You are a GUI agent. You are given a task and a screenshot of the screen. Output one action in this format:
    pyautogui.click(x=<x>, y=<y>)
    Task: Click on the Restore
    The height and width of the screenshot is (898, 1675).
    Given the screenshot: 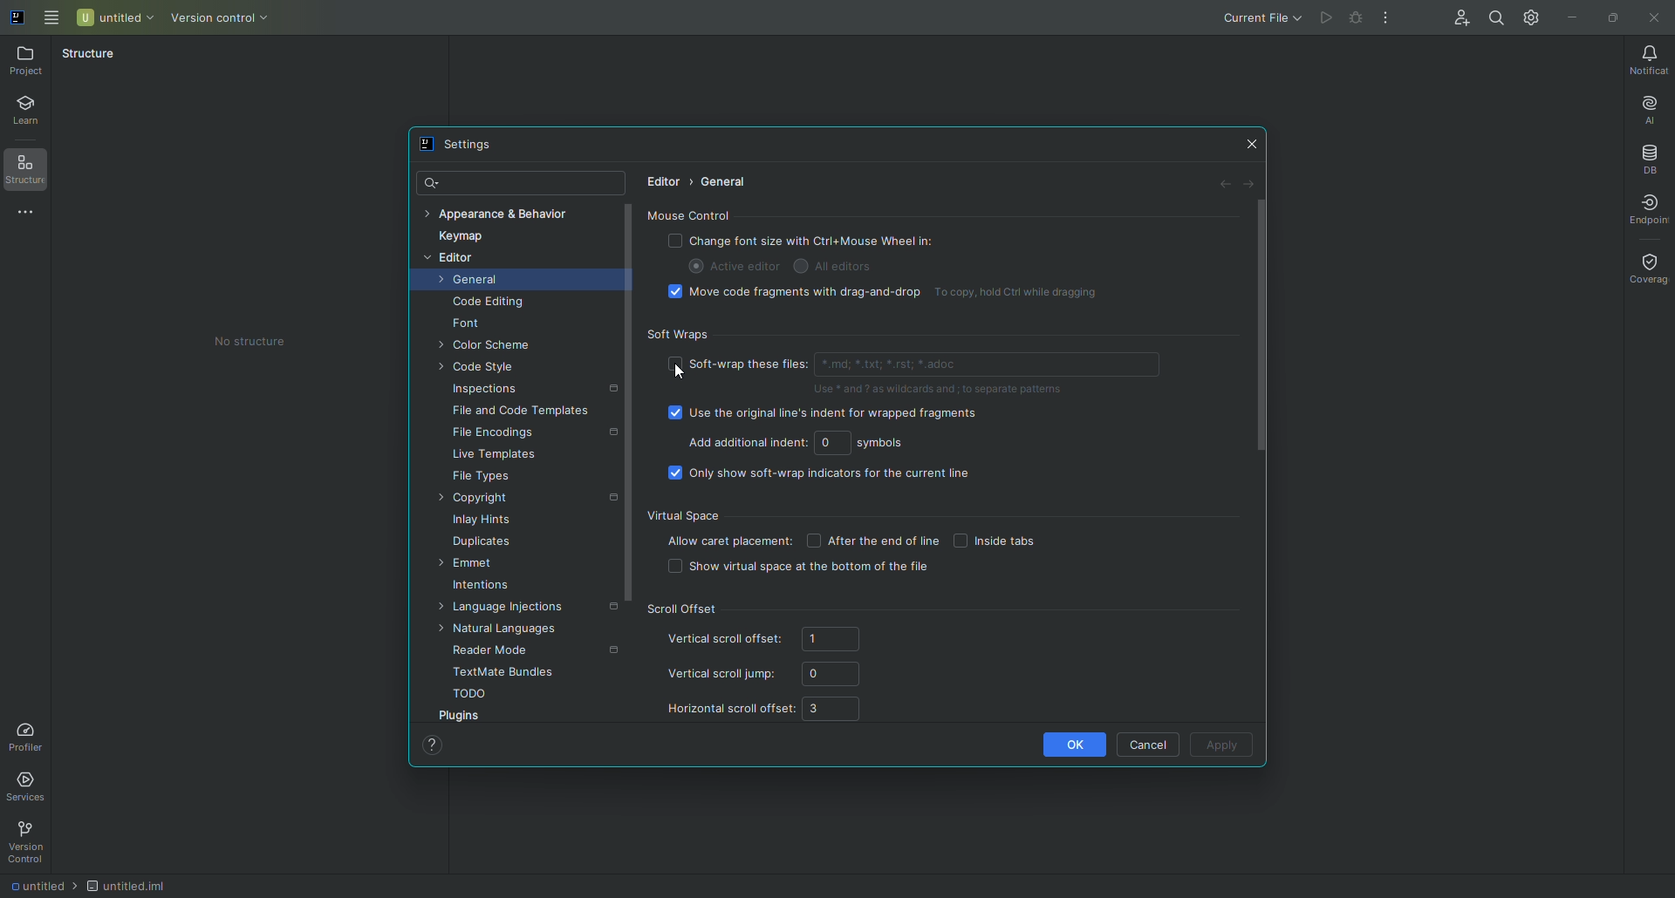 What is the action you would take?
    pyautogui.click(x=1610, y=17)
    